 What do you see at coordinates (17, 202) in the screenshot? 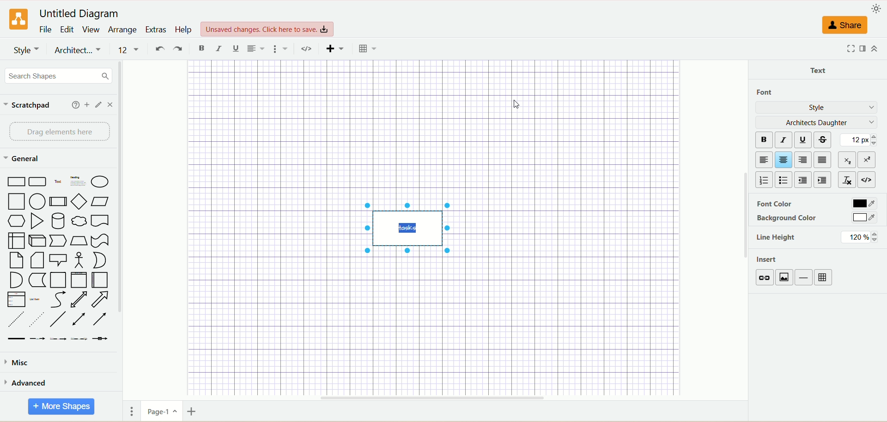
I see `Square` at bounding box center [17, 202].